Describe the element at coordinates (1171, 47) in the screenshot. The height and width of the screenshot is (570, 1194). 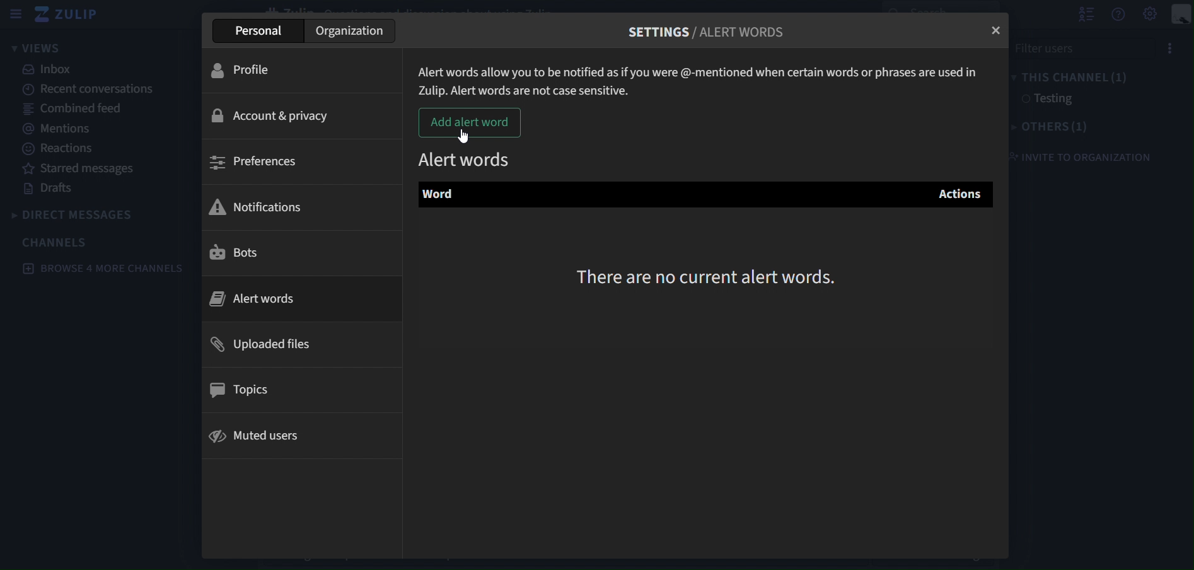
I see `options` at that location.